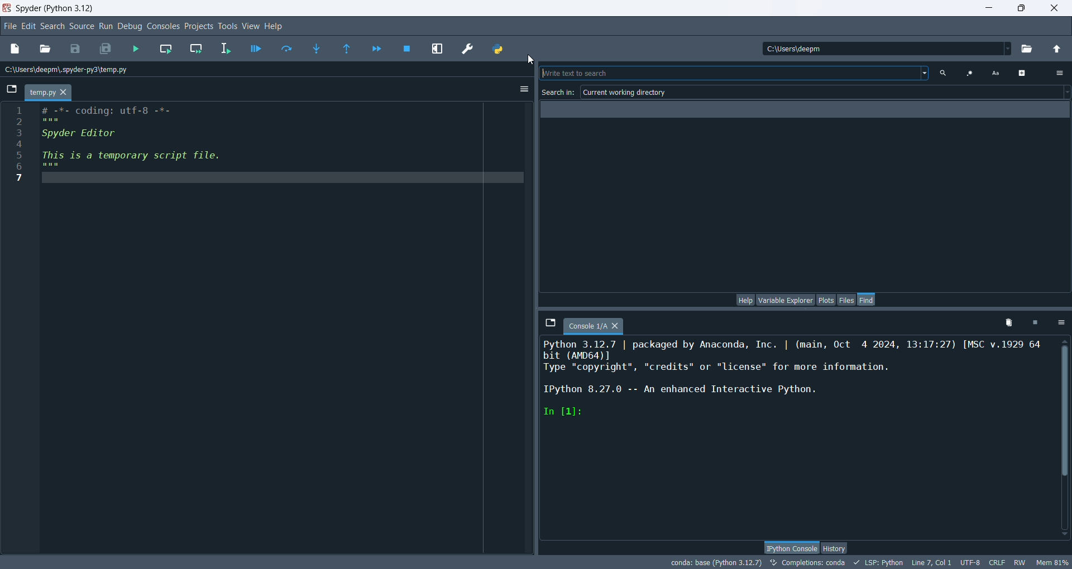 The image size is (1072, 569). What do you see at coordinates (74, 49) in the screenshot?
I see `save` at bounding box center [74, 49].